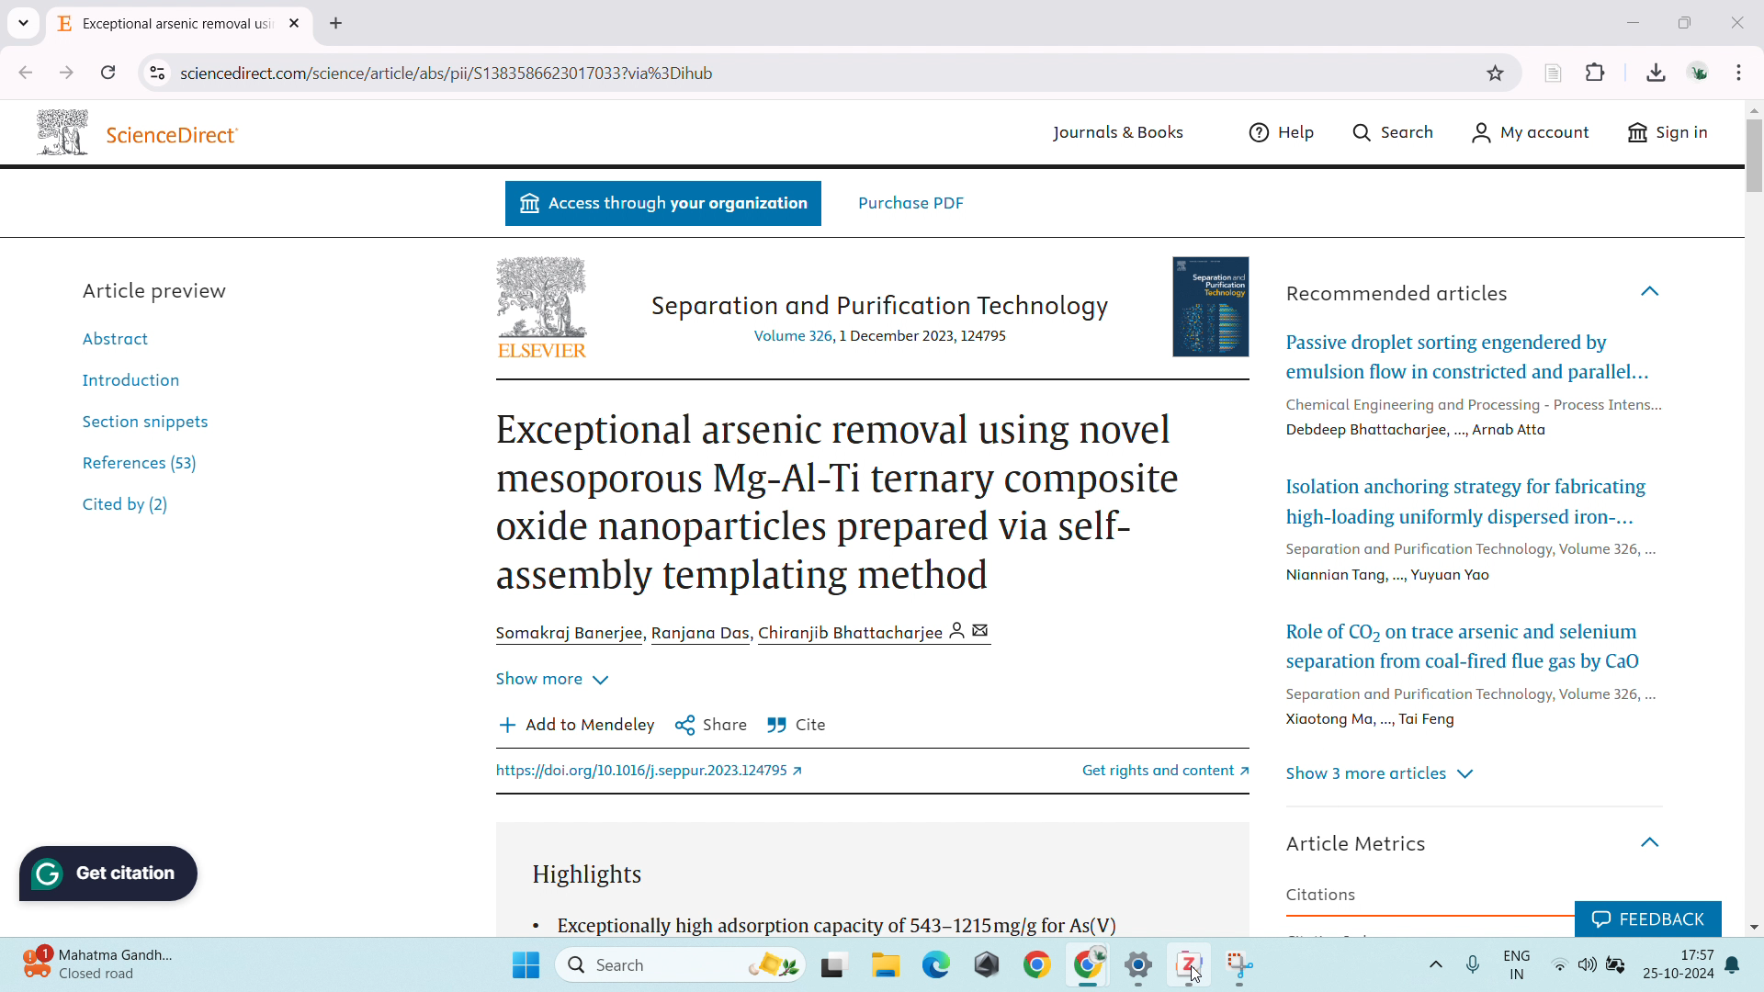 The height and width of the screenshot is (992, 1764). Describe the element at coordinates (1753, 925) in the screenshot. I see `scroll down` at that location.